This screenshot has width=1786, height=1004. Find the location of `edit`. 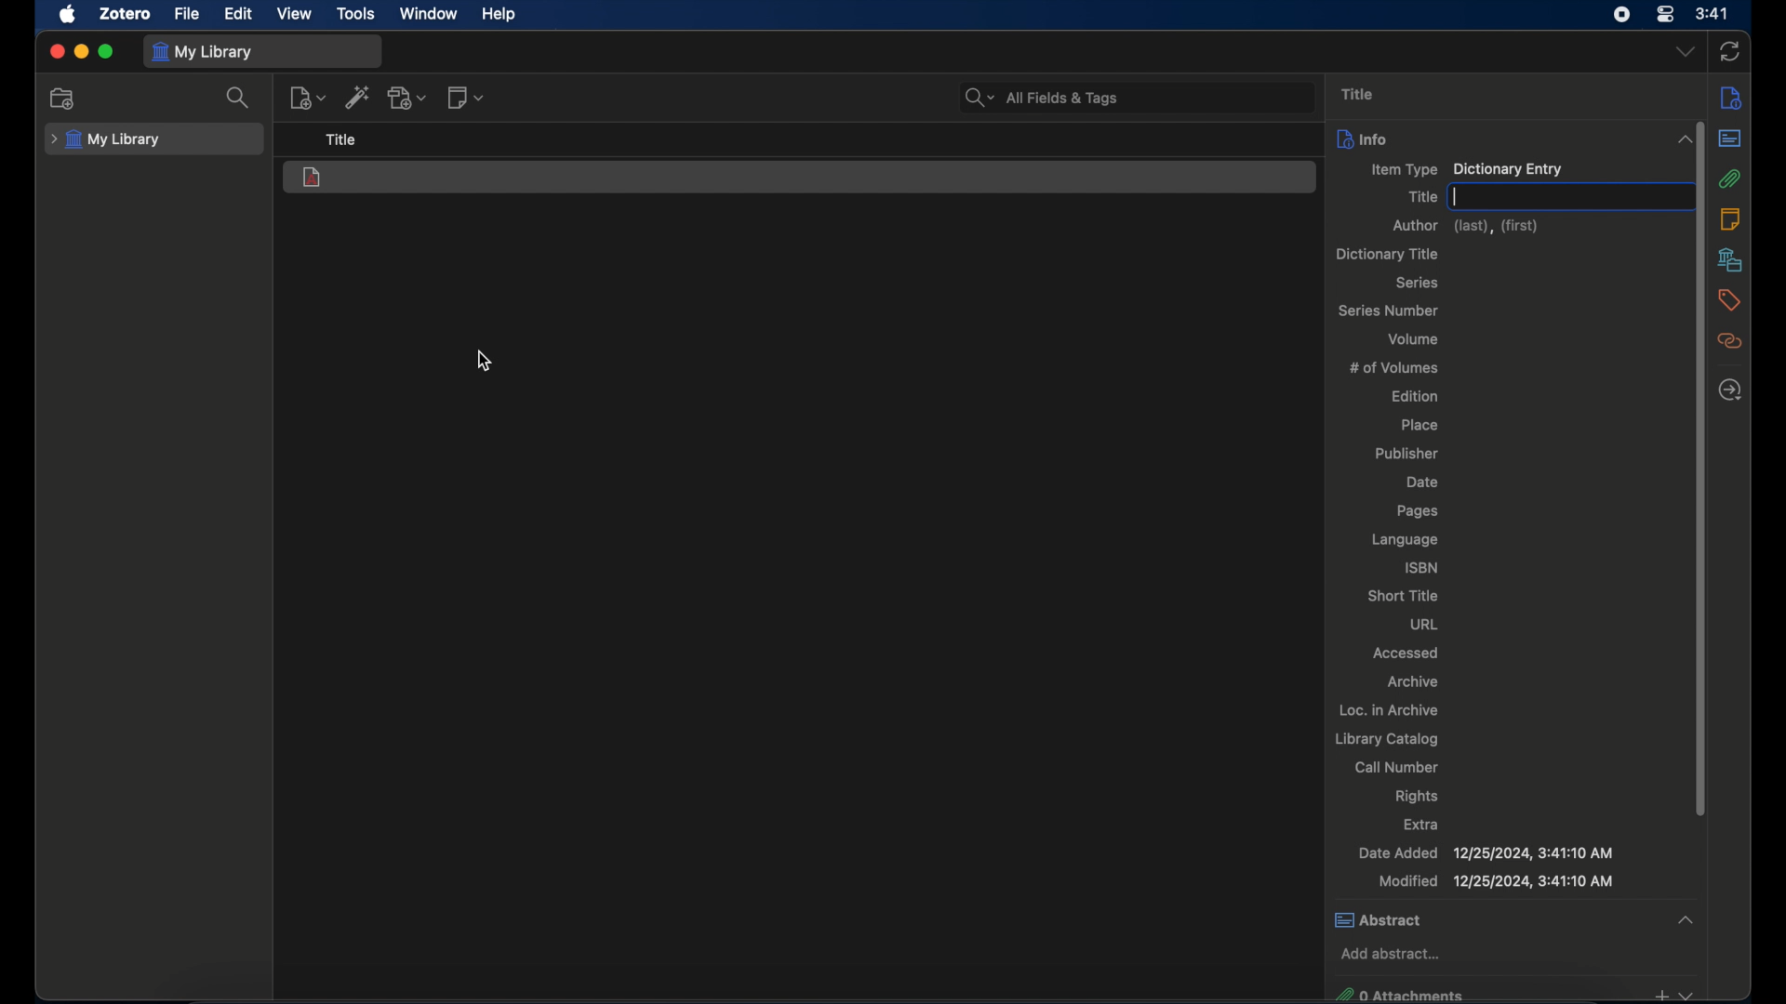

edit is located at coordinates (240, 15).